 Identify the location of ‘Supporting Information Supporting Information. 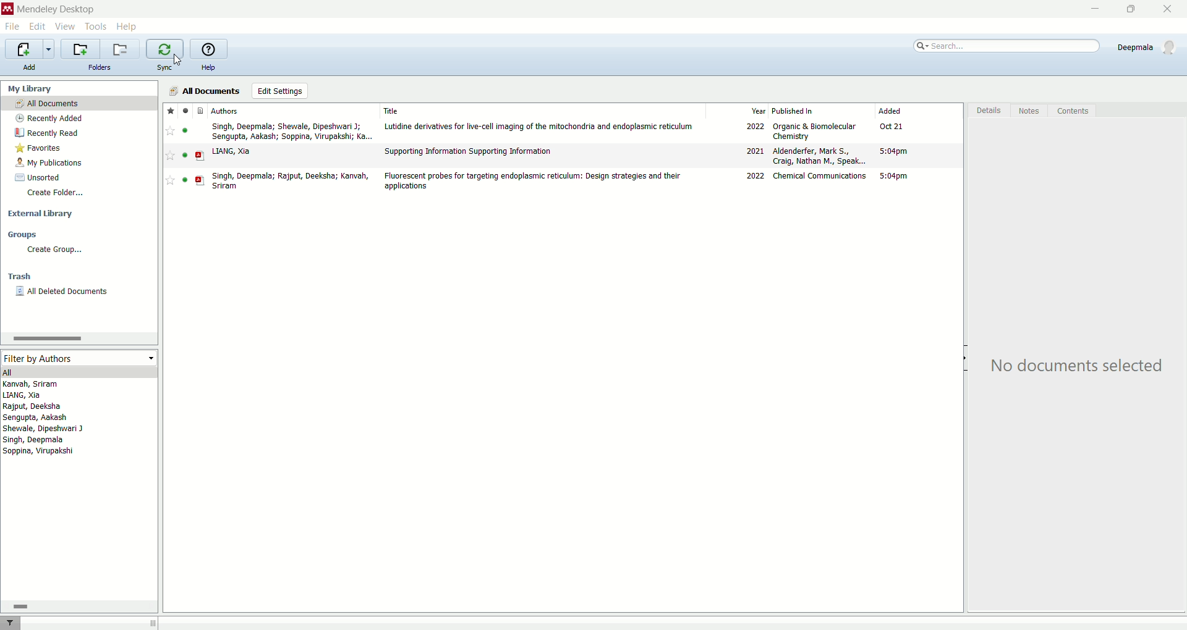
(485, 152).